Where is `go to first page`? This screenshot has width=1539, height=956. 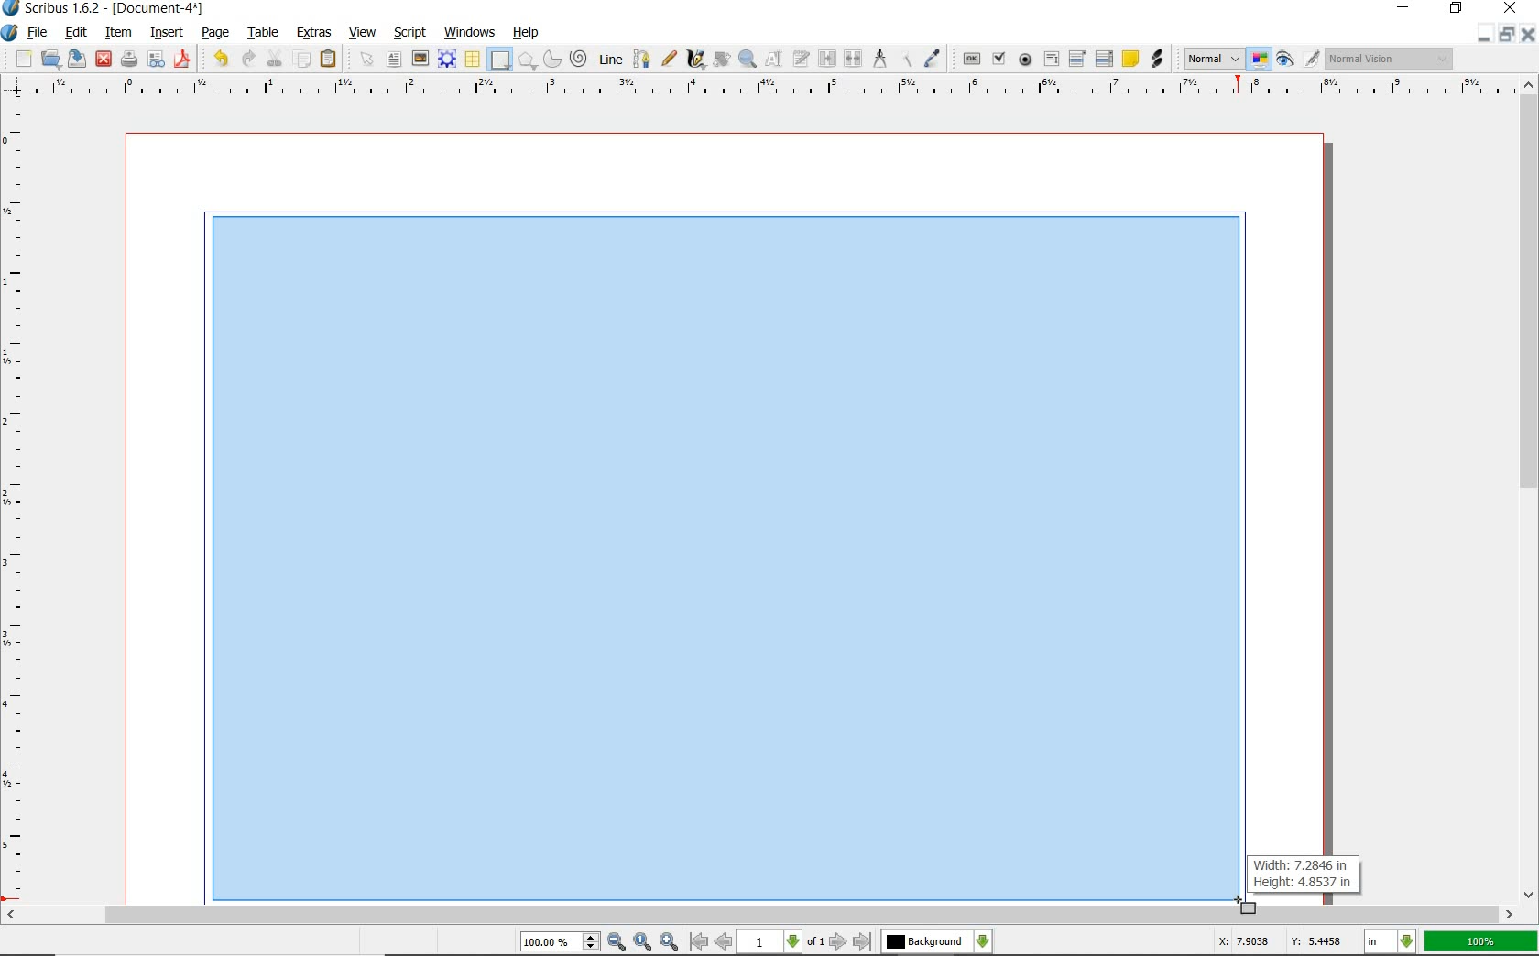 go to first page is located at coordinates (700, 942).